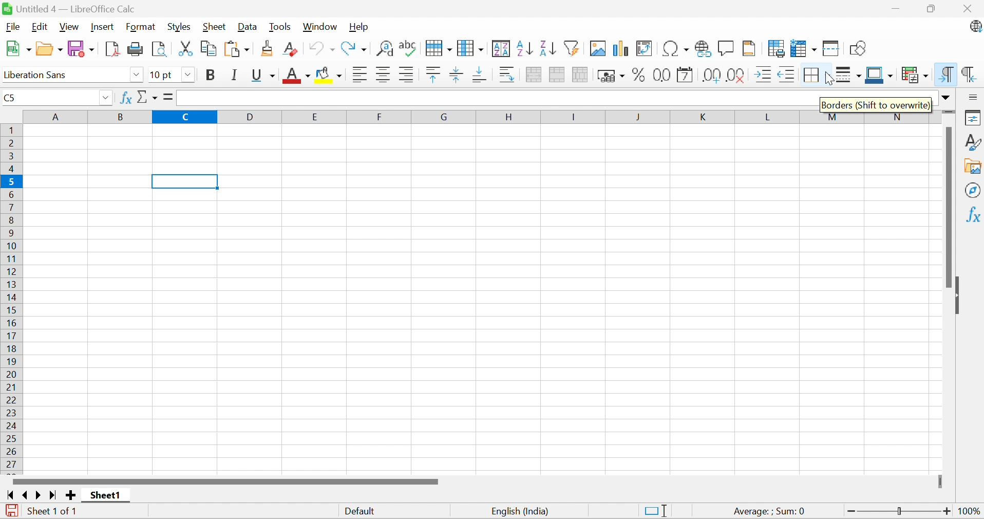  What do you see at coordinates (103, 27) in the screenshot?
I see `Insert` at bounding box center [103, 27].